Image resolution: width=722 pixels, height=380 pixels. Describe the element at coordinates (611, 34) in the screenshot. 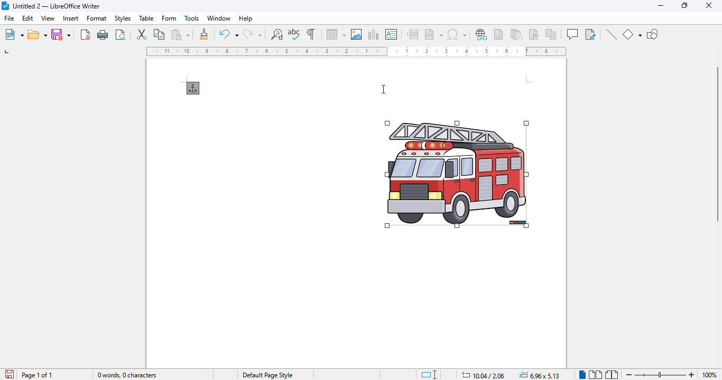

I see `insert line` at that location.